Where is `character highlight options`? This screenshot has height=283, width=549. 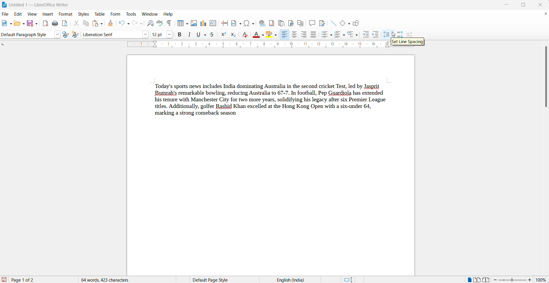 character highlight options is located at coordinates (276, 36).